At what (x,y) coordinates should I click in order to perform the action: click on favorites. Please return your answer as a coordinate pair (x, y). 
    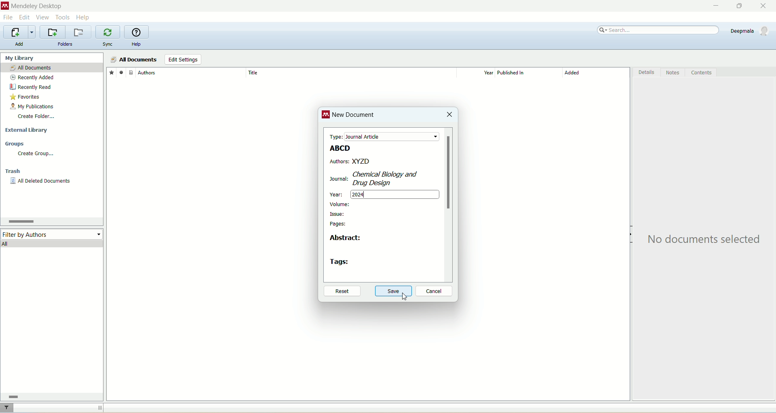
    Looking at the image, I should click on (111, 72).